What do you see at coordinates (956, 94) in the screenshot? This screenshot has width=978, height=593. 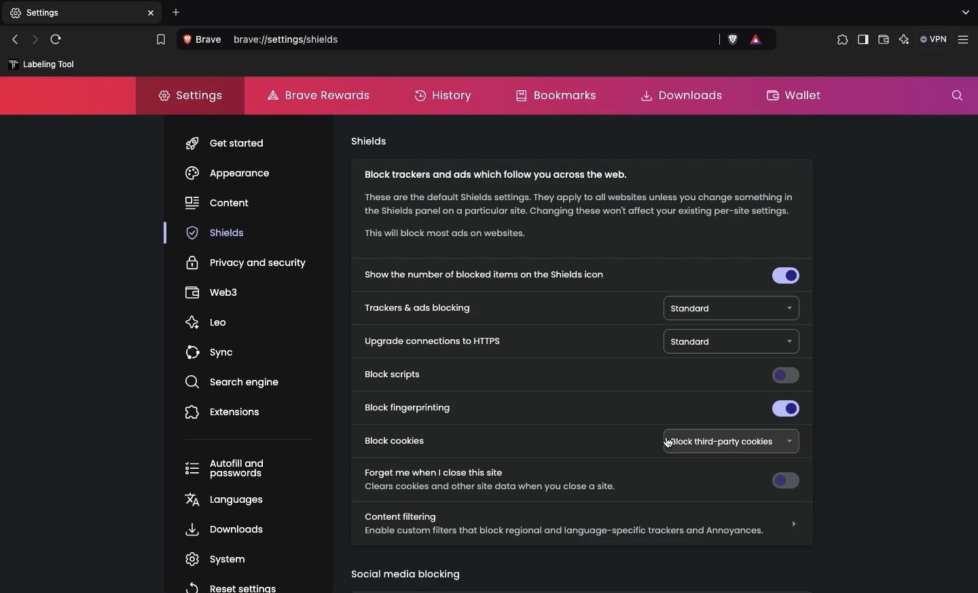 I see `Search settings` at bounding box center [956, 94].